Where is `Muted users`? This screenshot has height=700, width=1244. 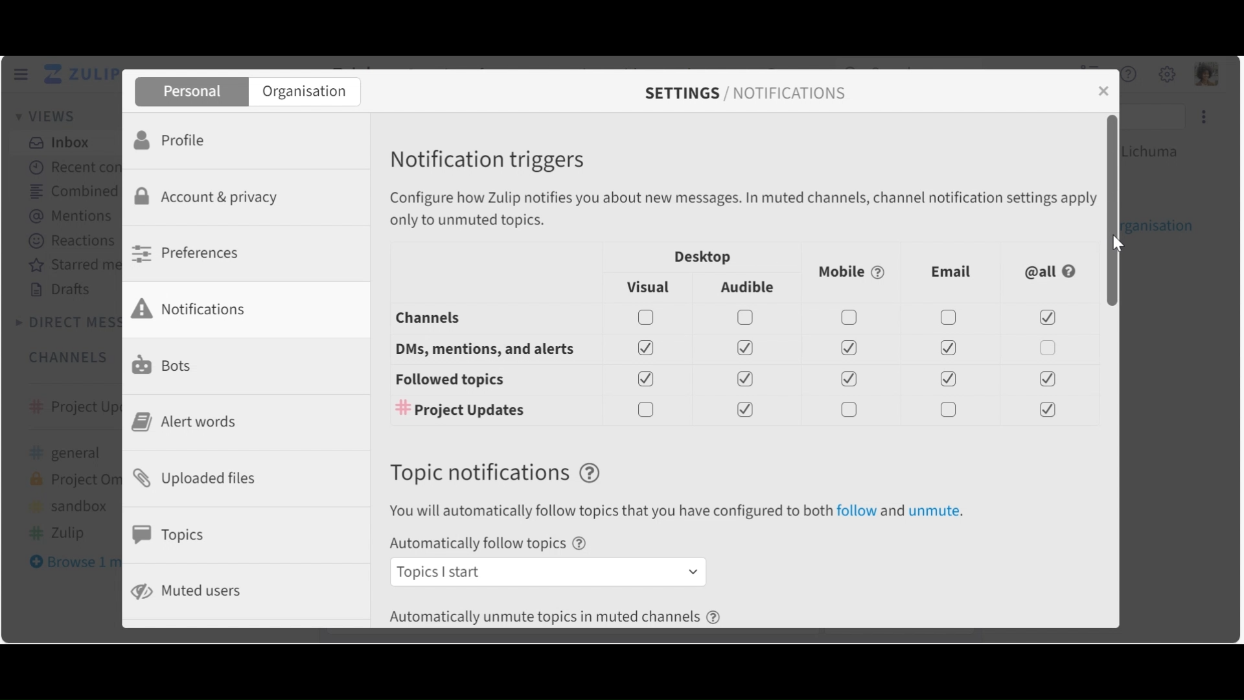
Muted users is located at coordinates (189, 591).